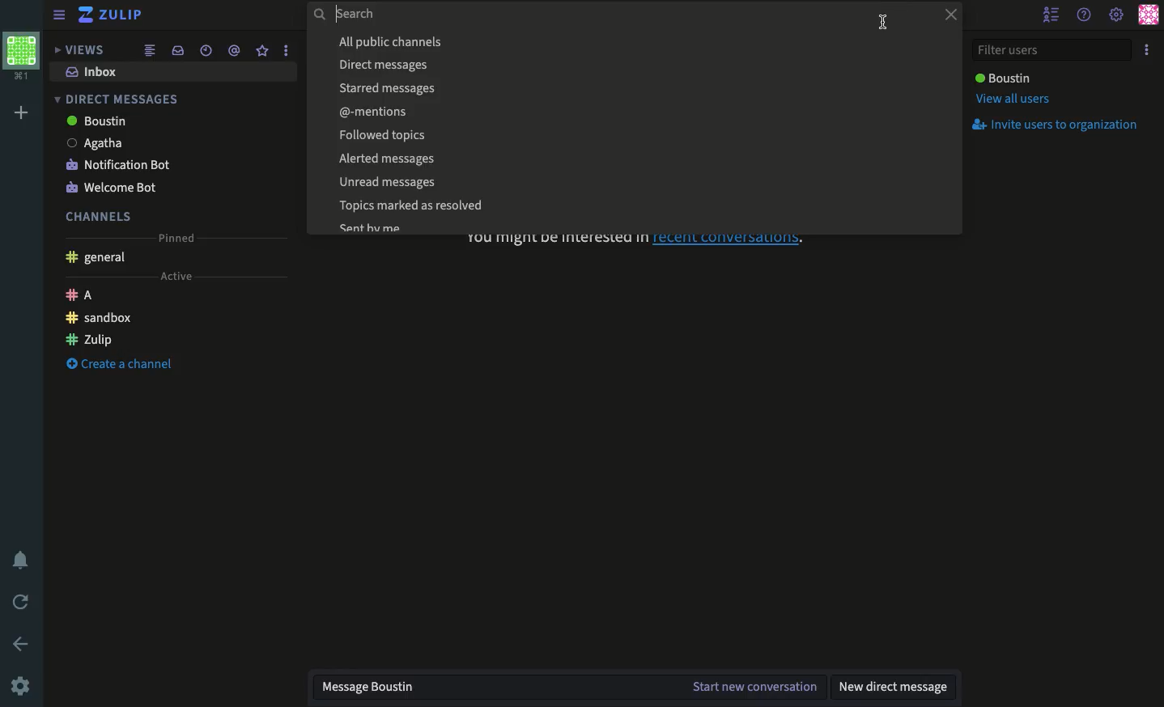 The image size is (1164, 707). What do you see at coordinates (1085, 15) in the screenshot?
I see `Help` at bounding box center [1085, 15].